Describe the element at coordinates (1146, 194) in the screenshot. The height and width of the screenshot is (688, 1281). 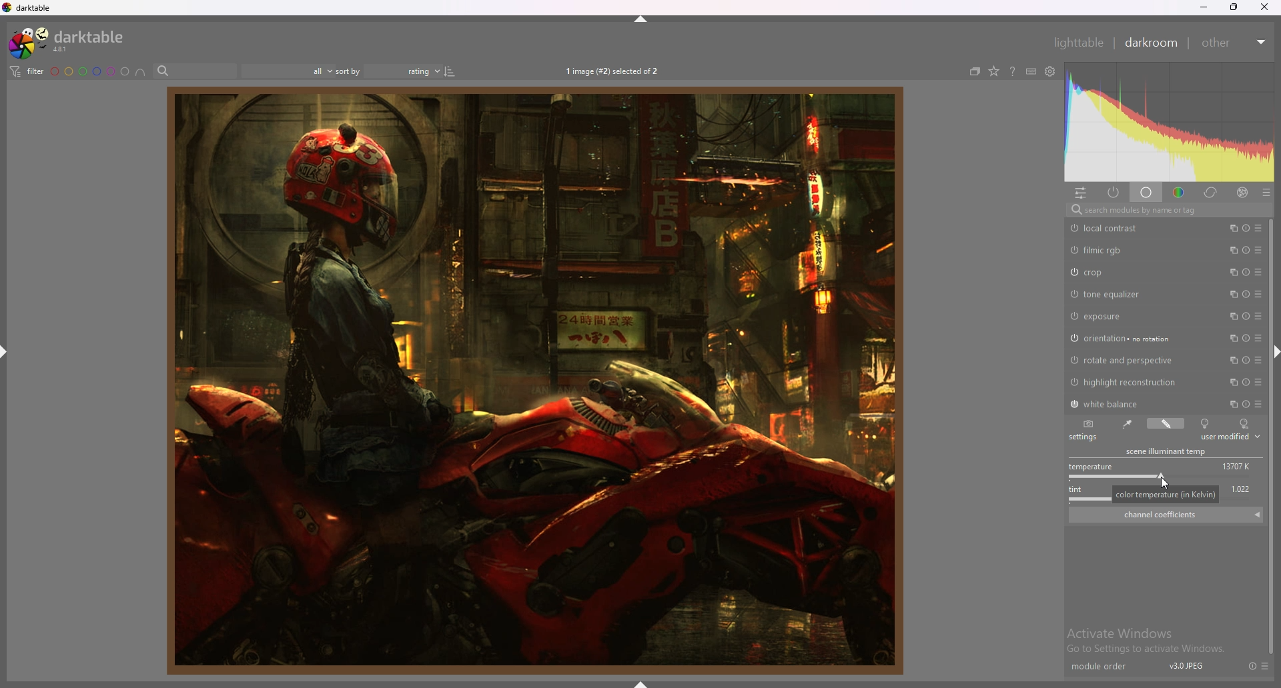
I see `base` at that location.